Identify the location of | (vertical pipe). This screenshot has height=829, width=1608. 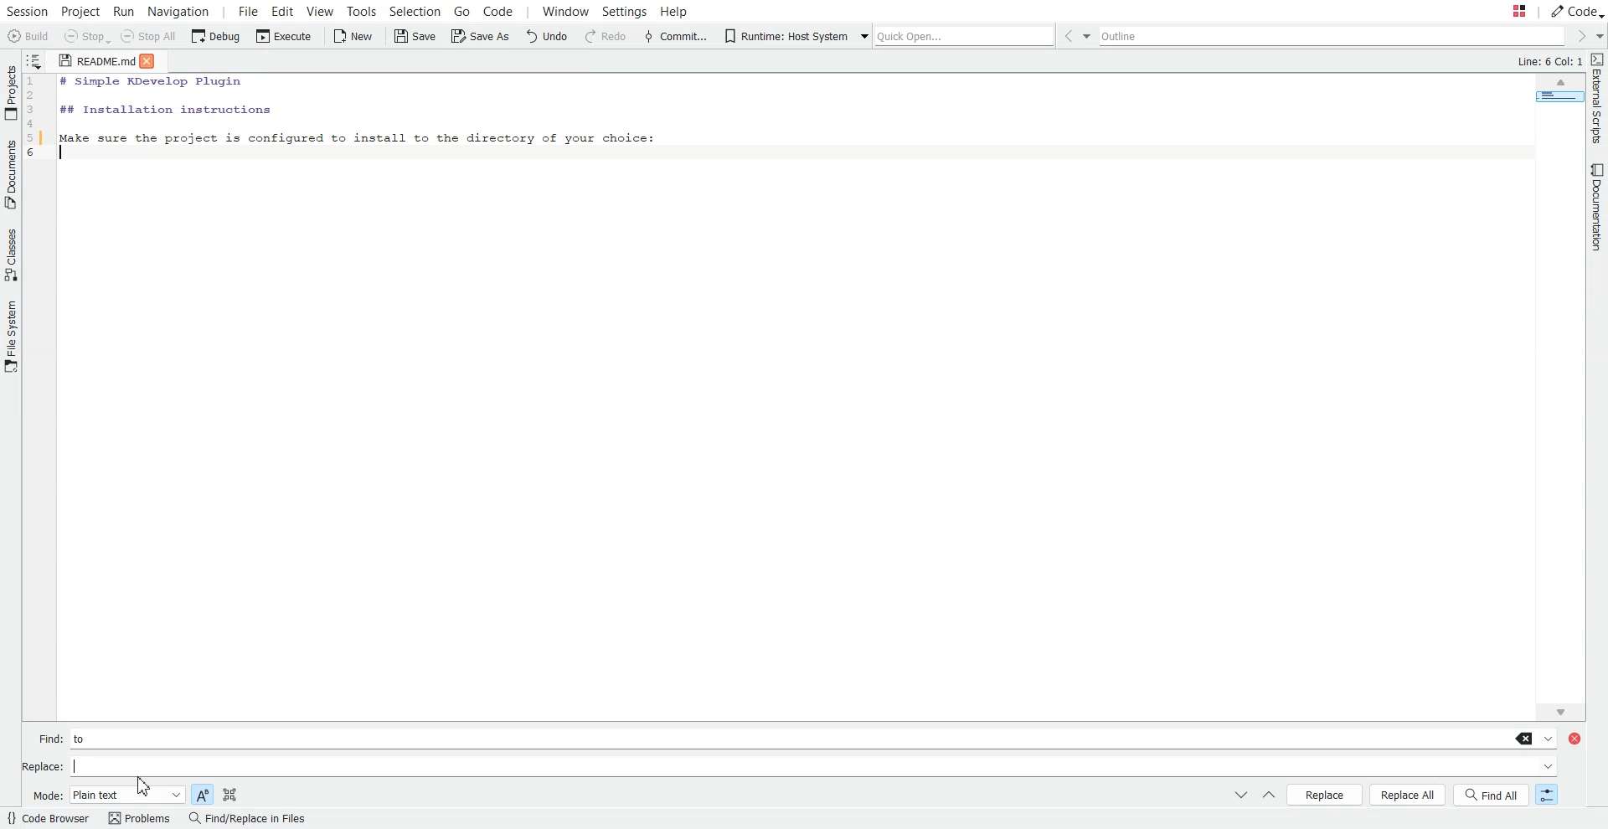
(85, 766).